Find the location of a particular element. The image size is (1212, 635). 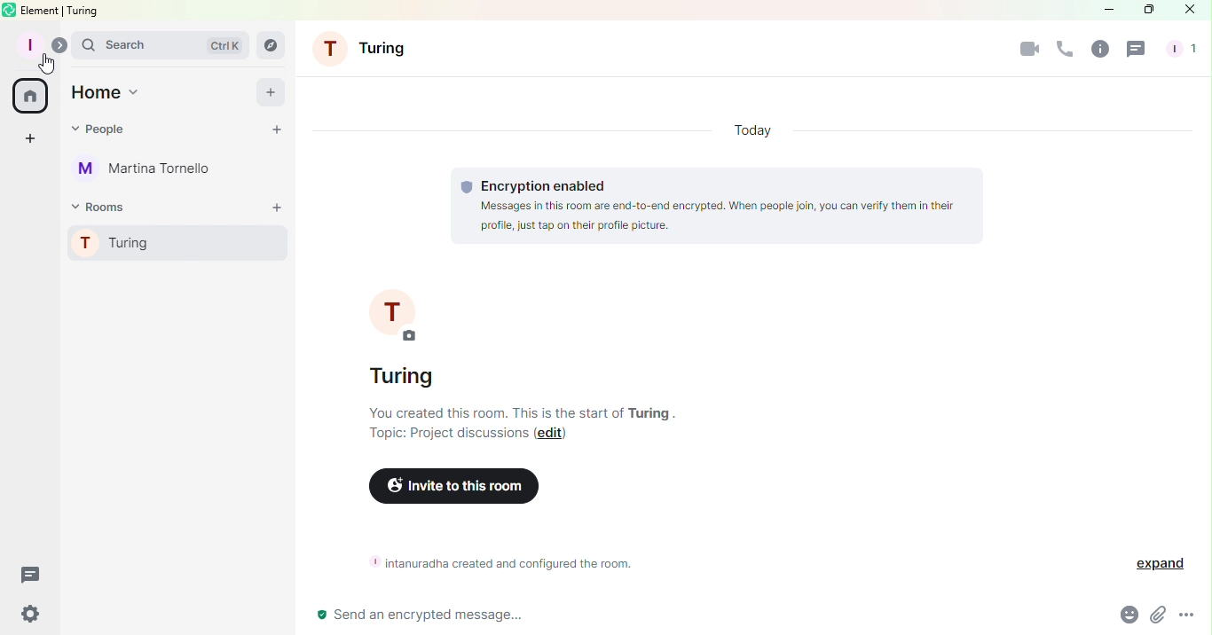

Cursor is located at coordinates (48, 66).